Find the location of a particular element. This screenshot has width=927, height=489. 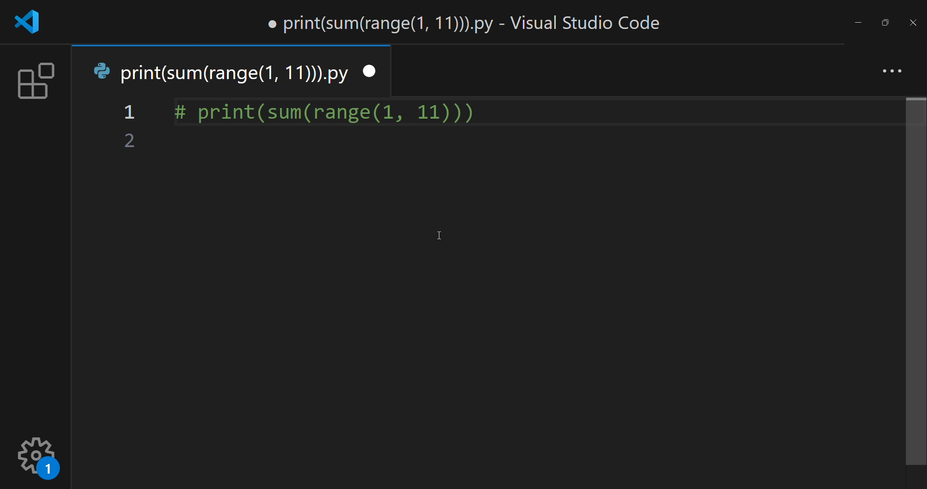

setting is located at coordinates (39, 456).